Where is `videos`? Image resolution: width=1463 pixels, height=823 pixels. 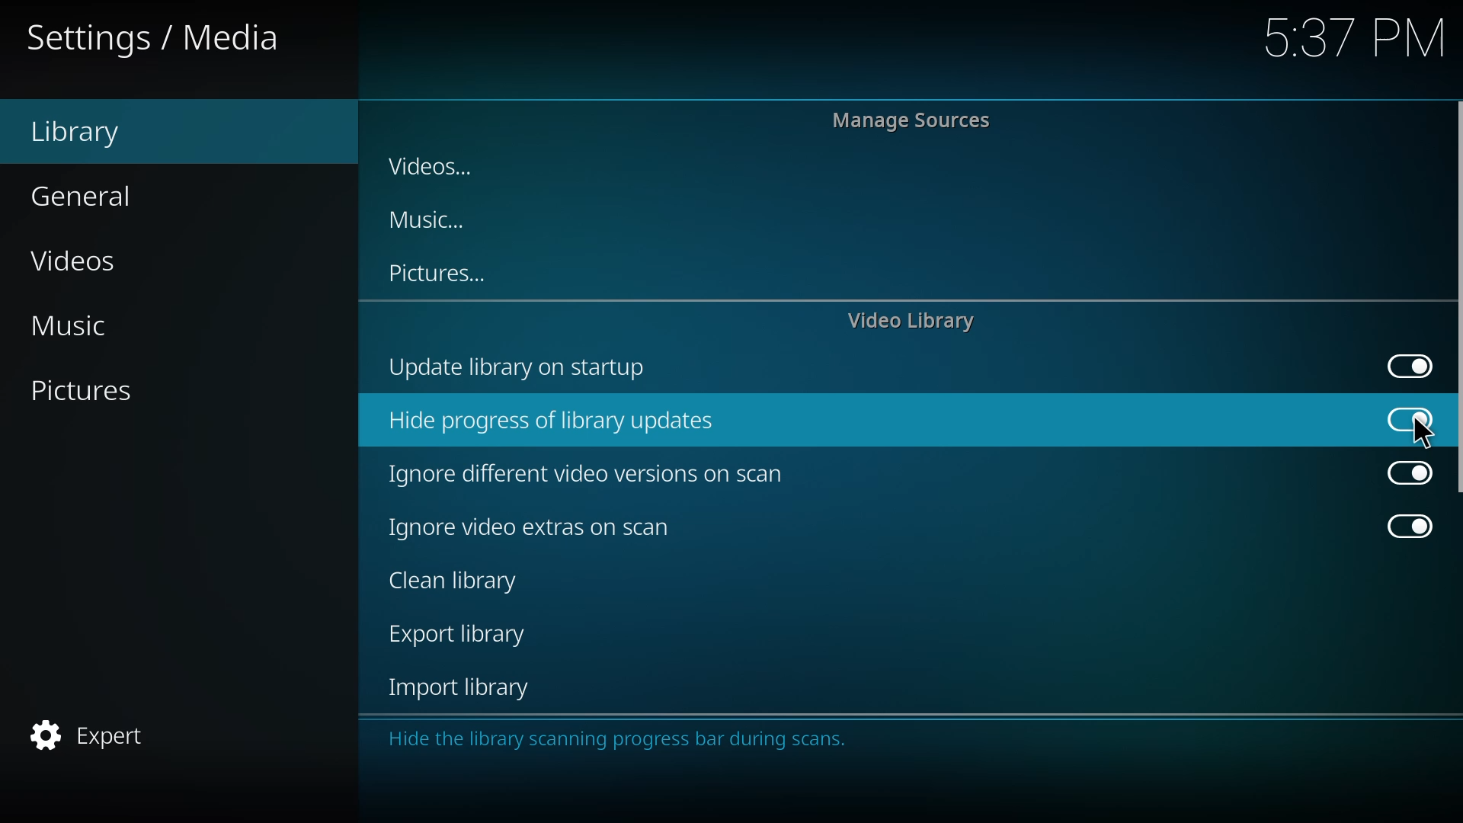 videos is located at coordinates (436, 166).